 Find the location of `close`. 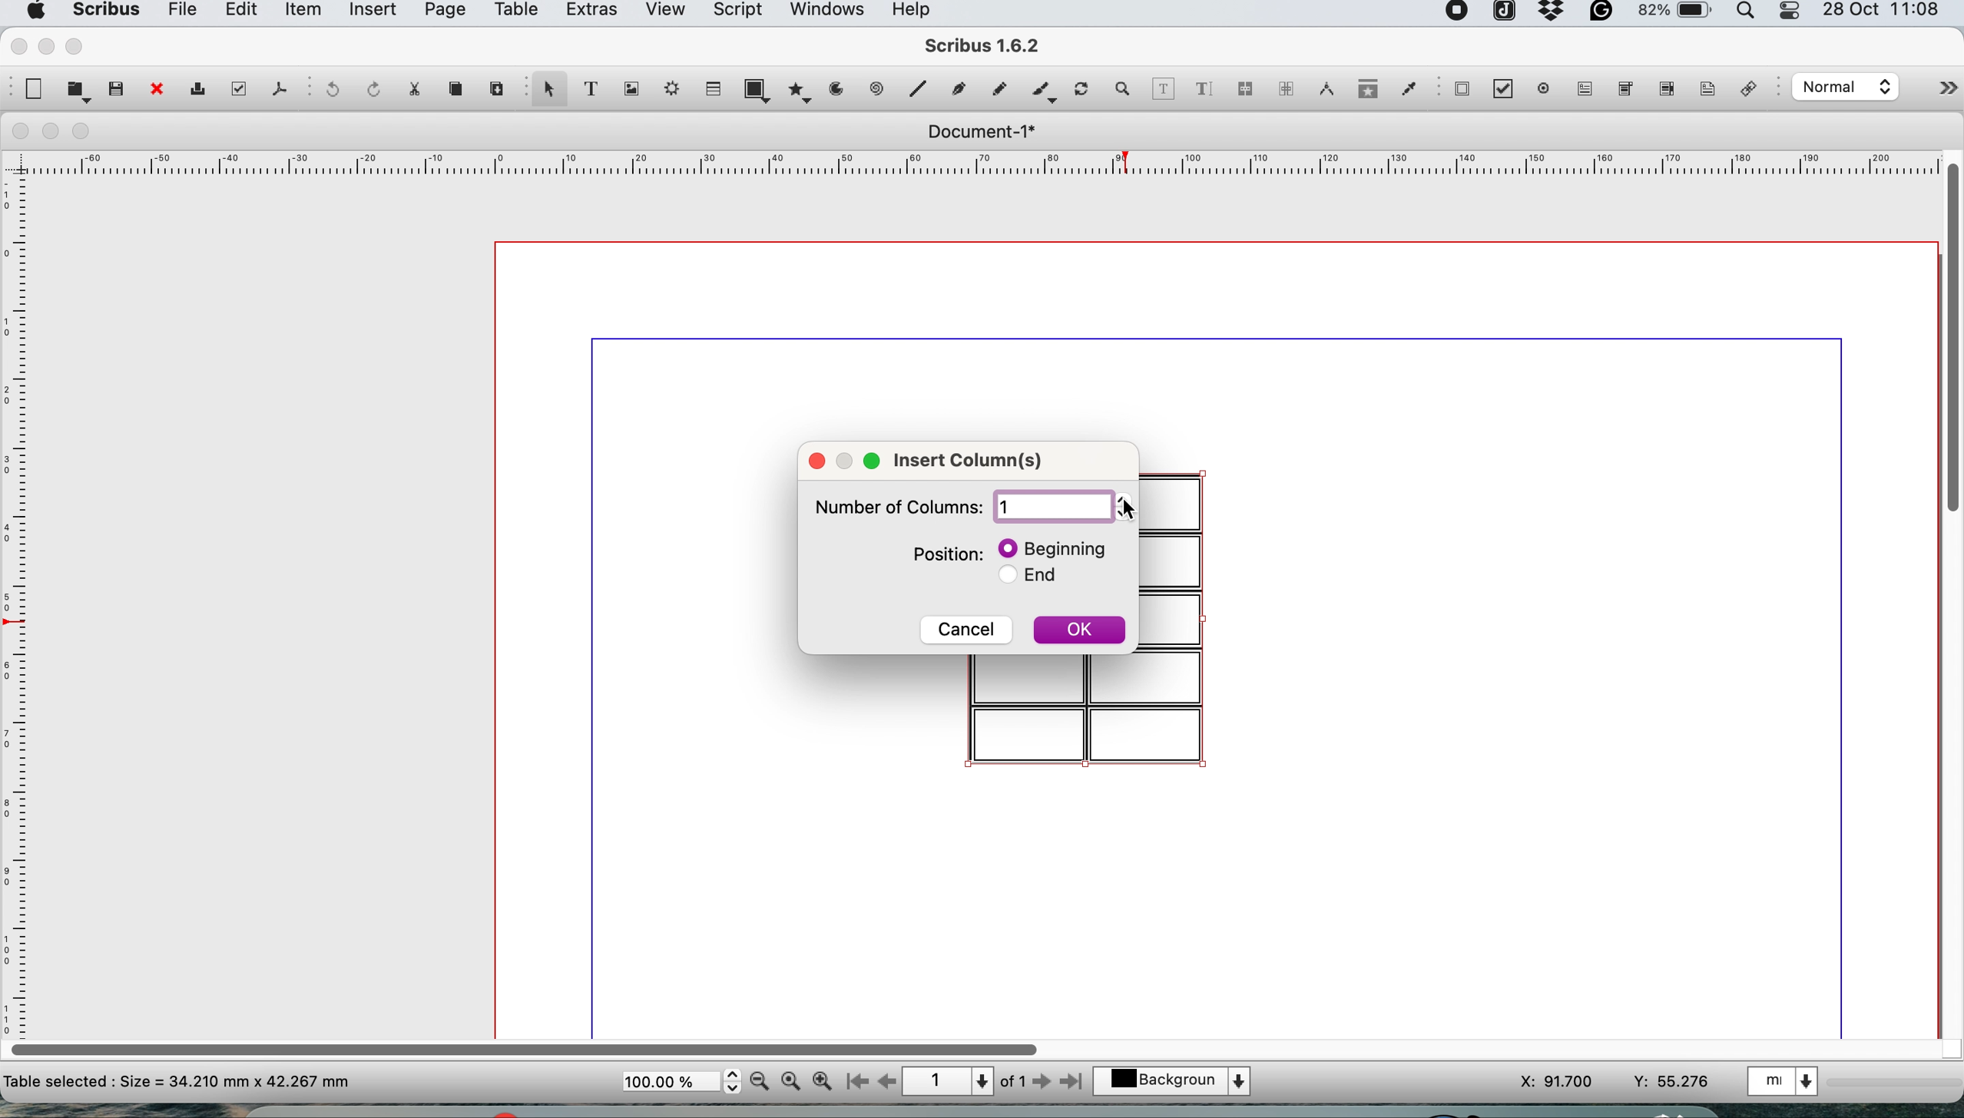

close is located at coordinates (17, 131).